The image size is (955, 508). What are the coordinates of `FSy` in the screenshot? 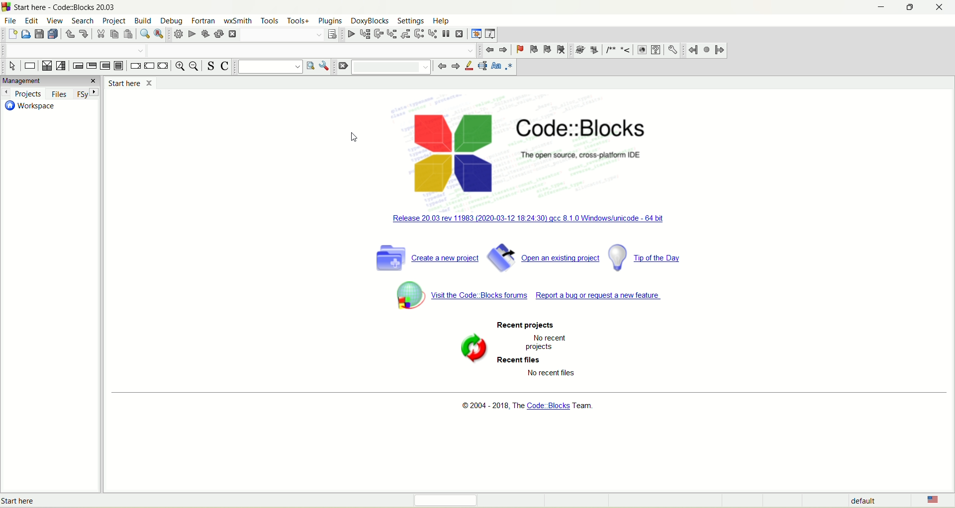 It's located at (87, 94).